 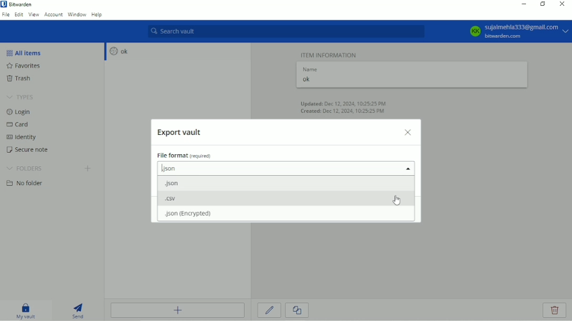 I want to click on View, so click(x=34, y=14).